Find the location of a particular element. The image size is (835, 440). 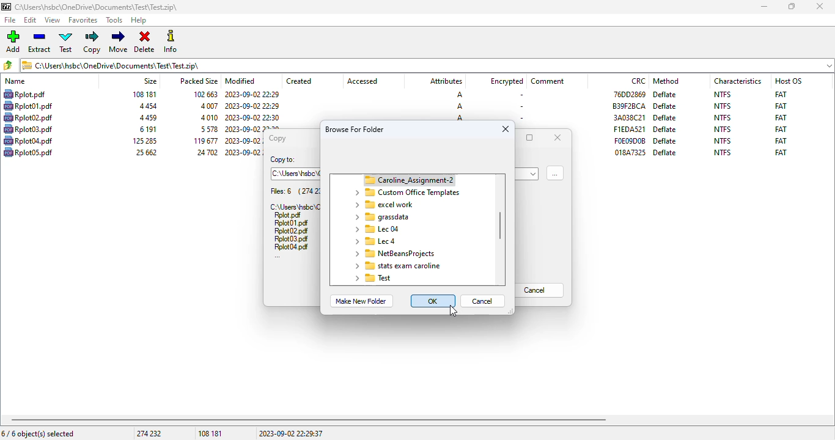

file is located at coordinates (288, 216).